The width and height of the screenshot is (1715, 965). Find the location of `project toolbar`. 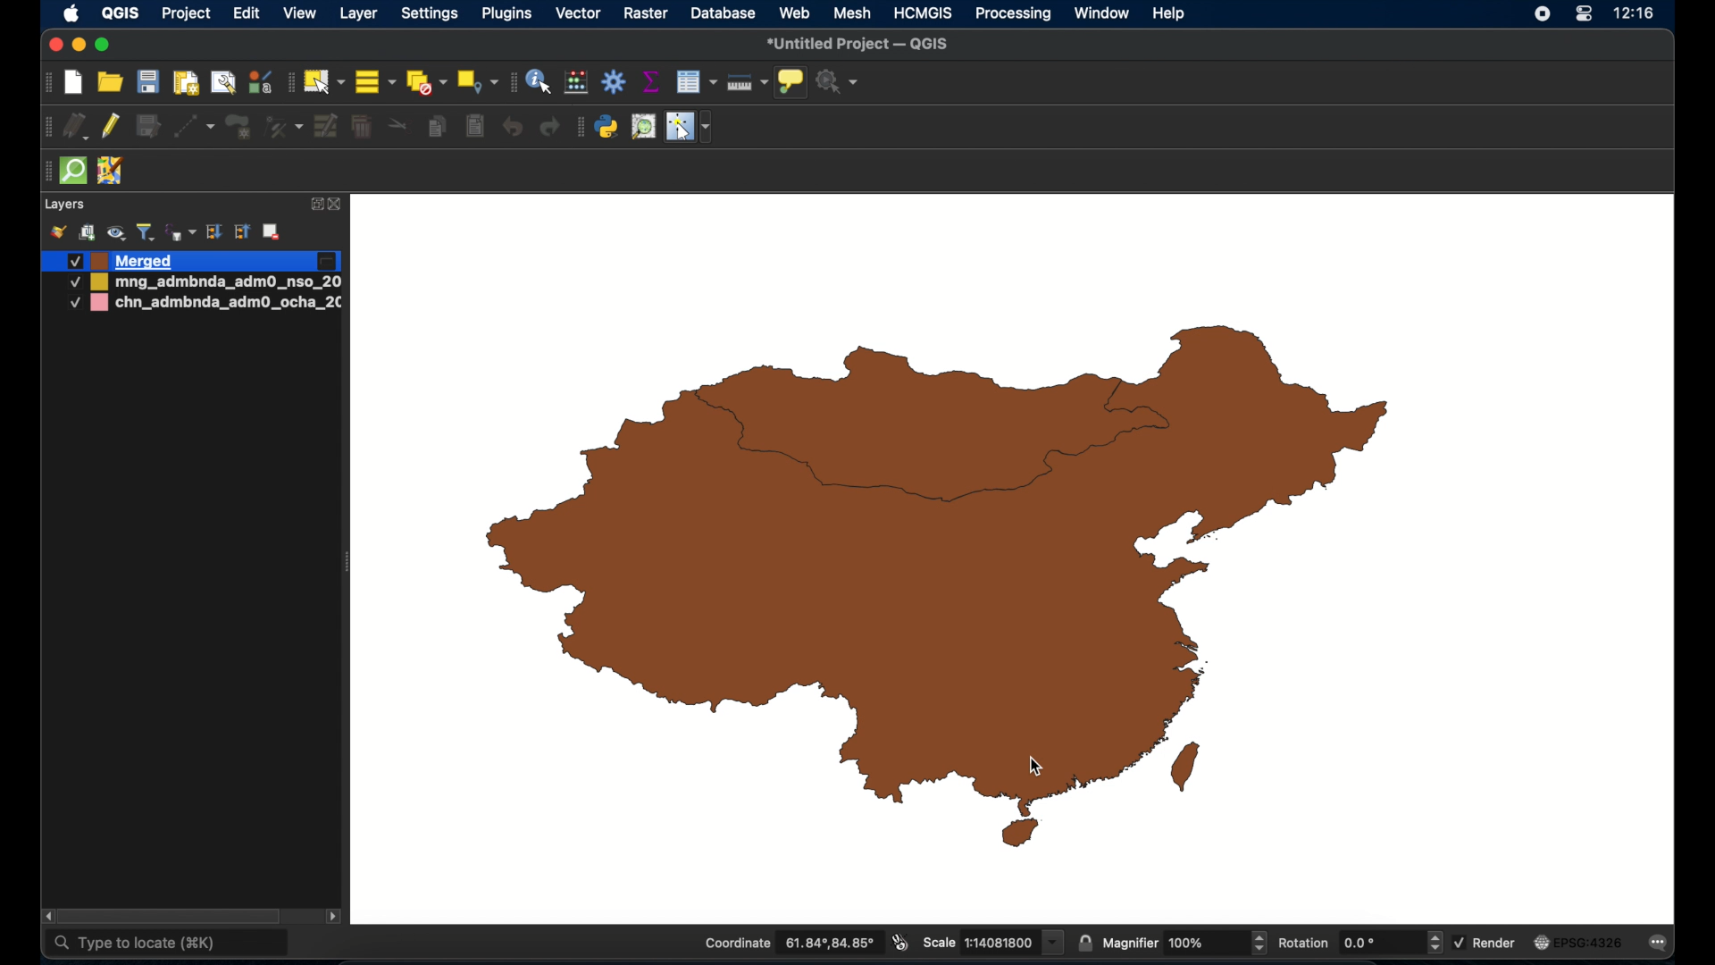

project toolbar is located at coordinates (45, 83).